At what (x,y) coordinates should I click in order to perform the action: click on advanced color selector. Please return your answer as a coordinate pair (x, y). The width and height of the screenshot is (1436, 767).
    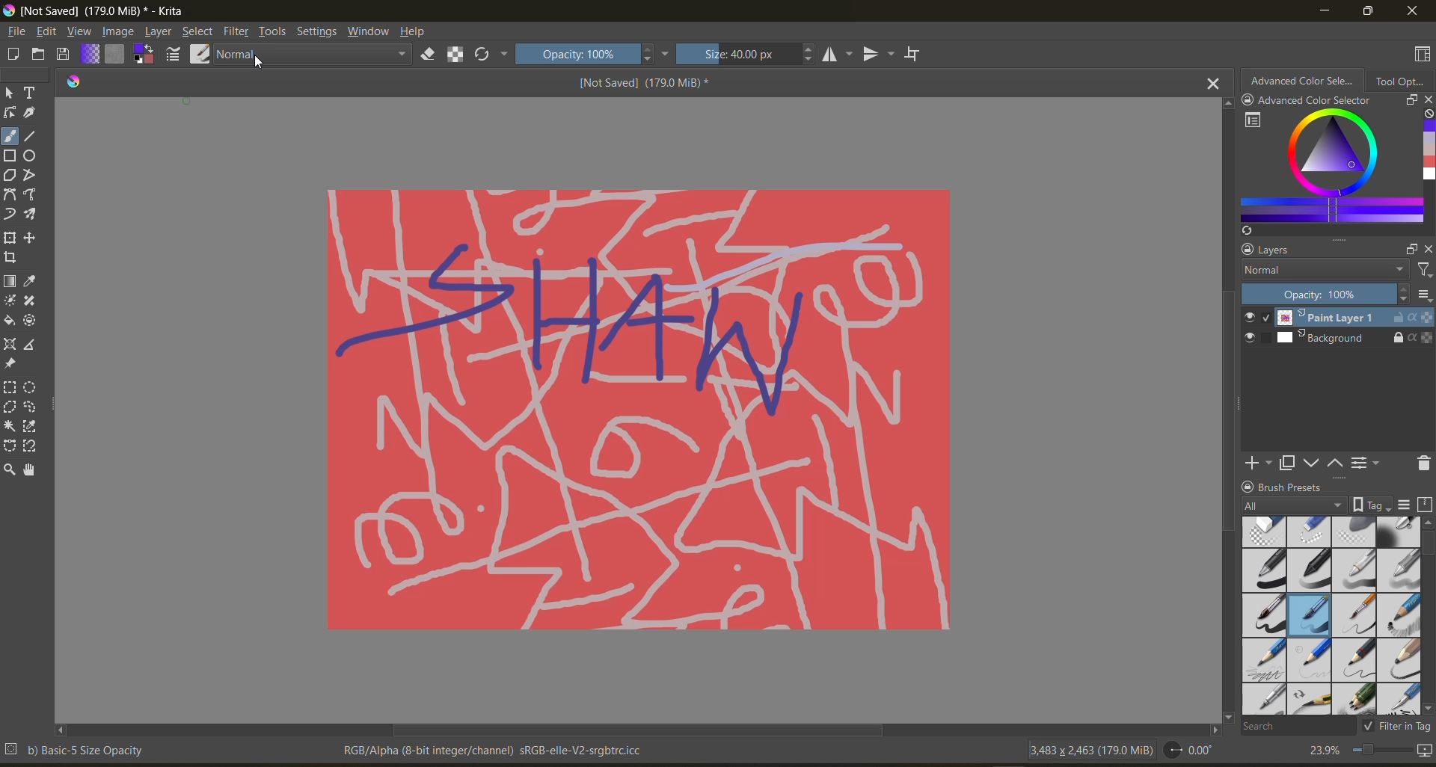
    Looking at the image, I should click on (1325, 173).